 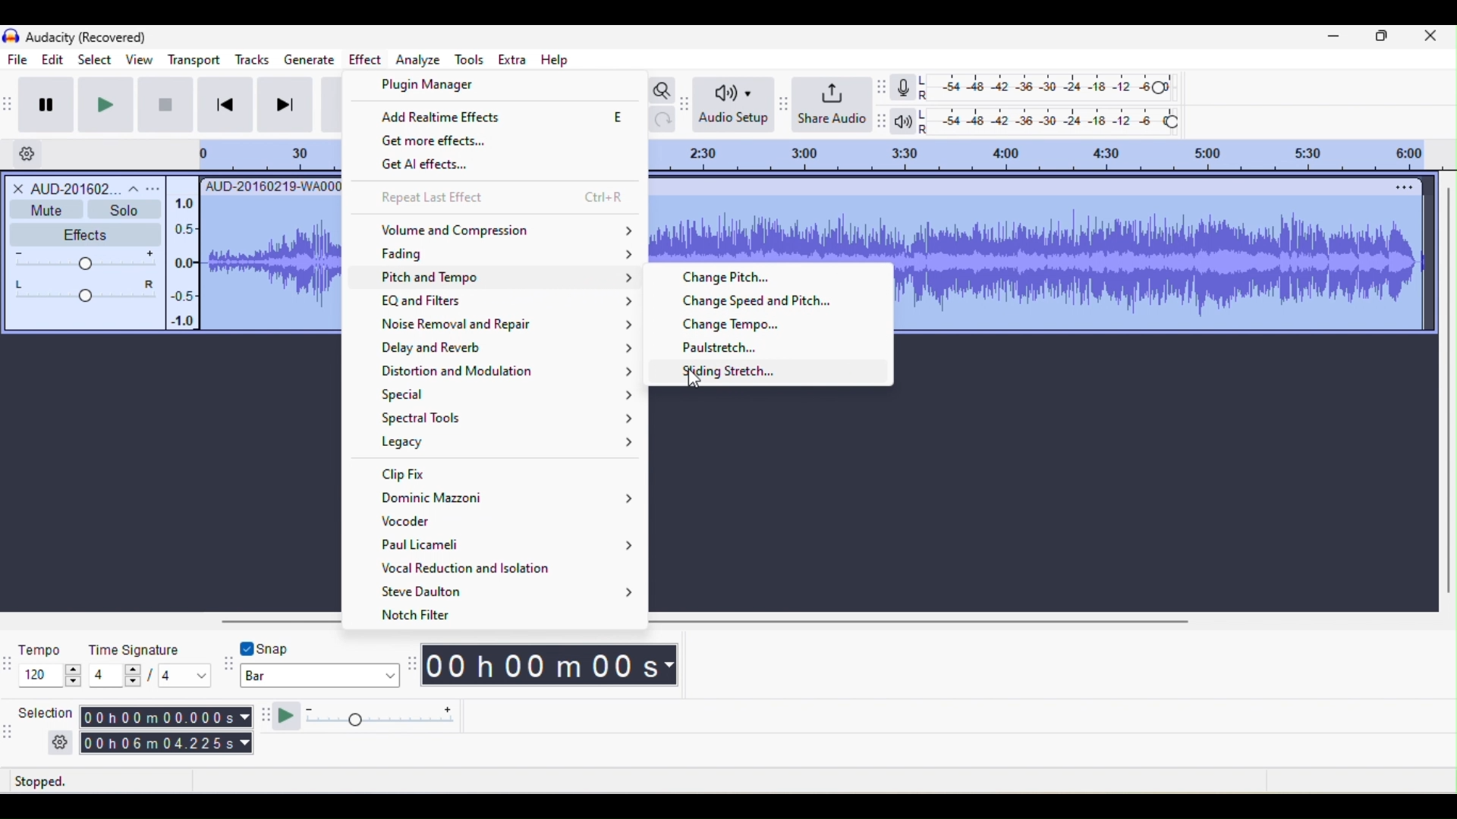 I want to click on spectral tools, so click(x=508, y=419).